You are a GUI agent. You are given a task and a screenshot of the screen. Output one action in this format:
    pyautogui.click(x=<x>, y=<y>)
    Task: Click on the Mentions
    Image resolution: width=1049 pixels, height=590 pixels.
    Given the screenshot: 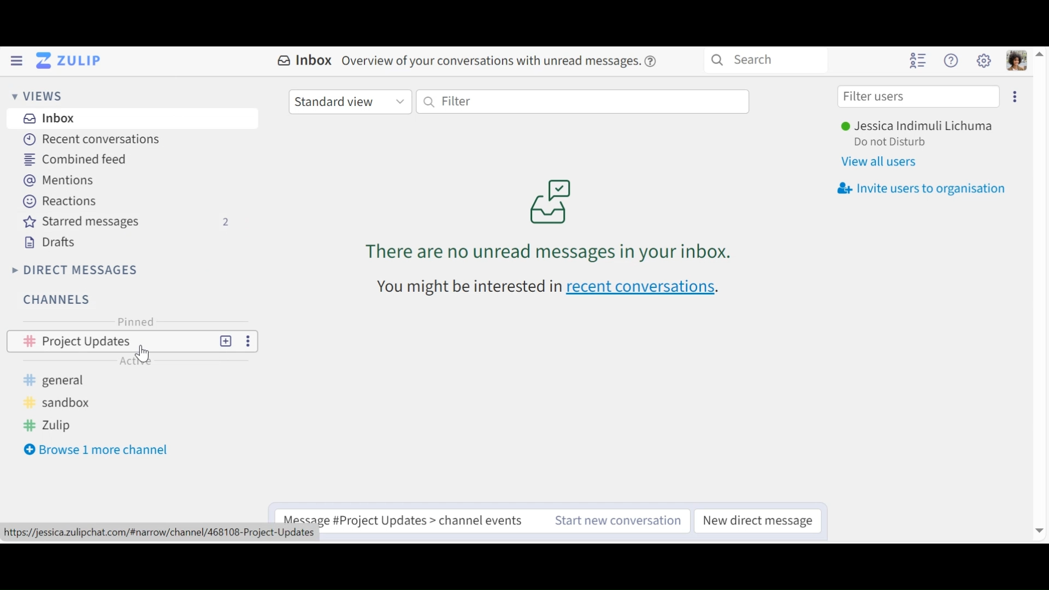 What is the action you would take?
    pyautogui.click(x=58, y=179)
    